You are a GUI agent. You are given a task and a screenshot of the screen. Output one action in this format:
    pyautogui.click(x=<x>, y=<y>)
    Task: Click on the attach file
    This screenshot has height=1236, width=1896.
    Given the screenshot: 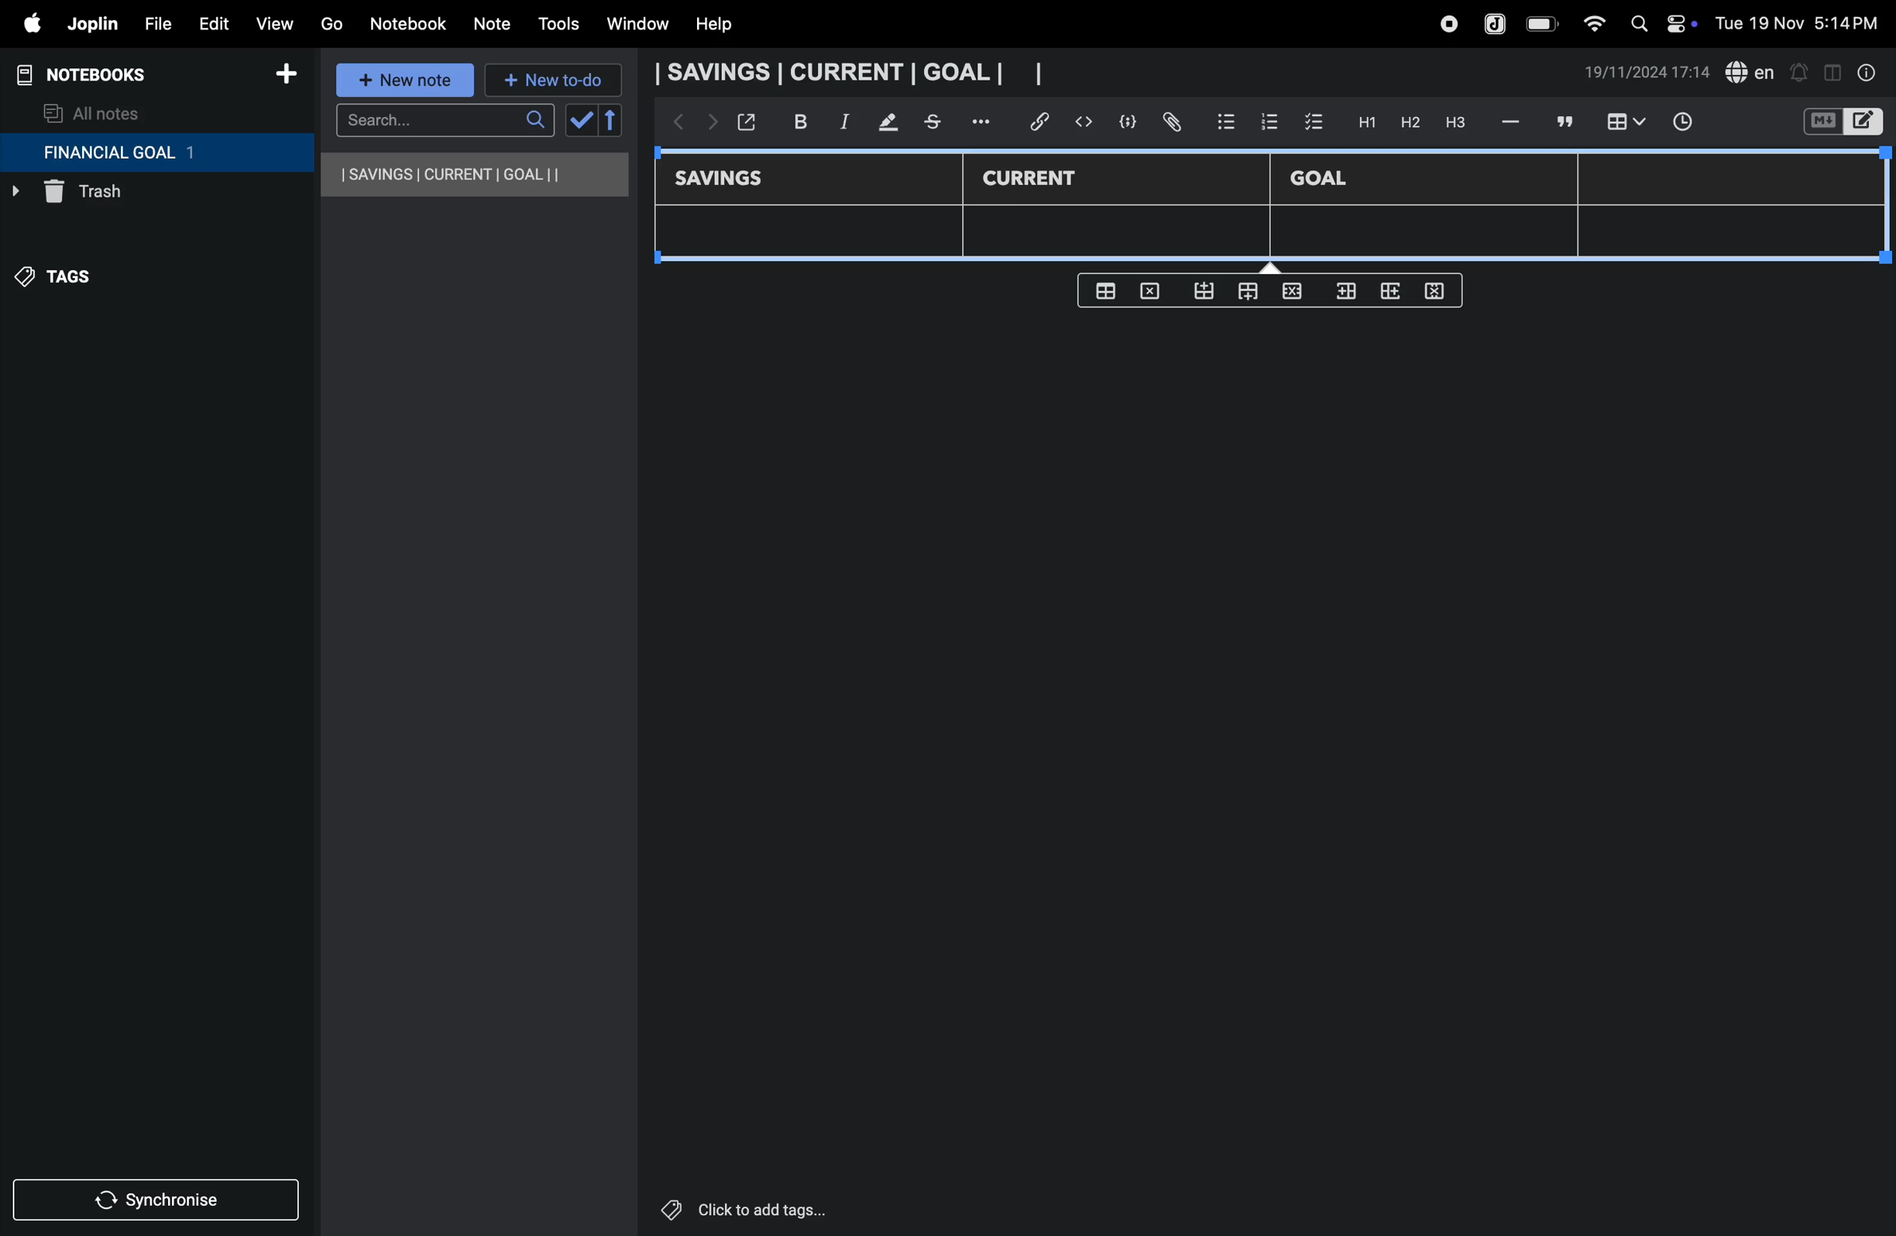 What is the action you would take?
    pyautogui.click(x=1170, y=123)
    